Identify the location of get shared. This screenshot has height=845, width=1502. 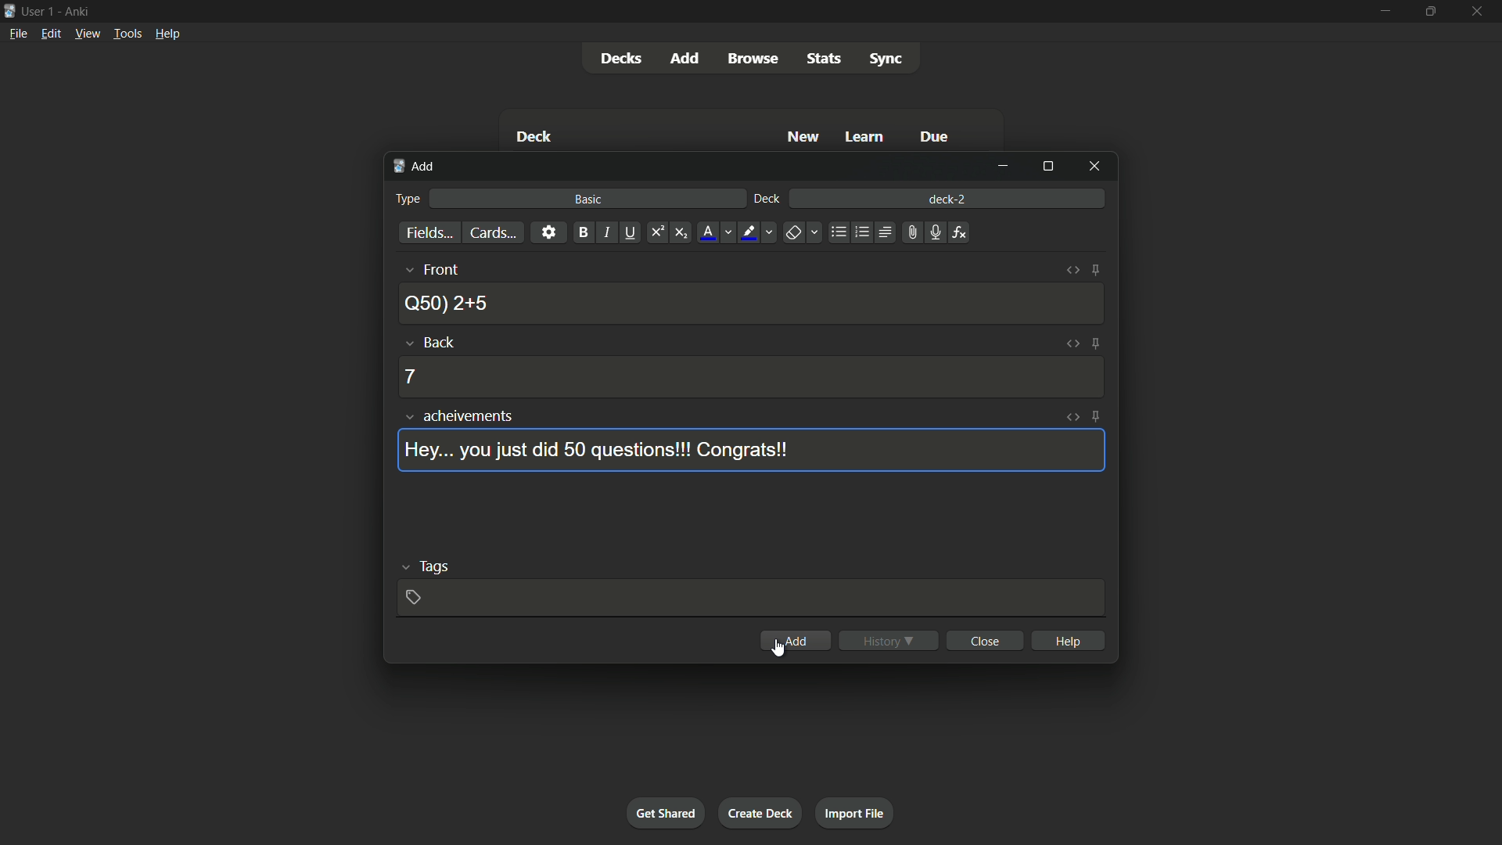
(666, 814).